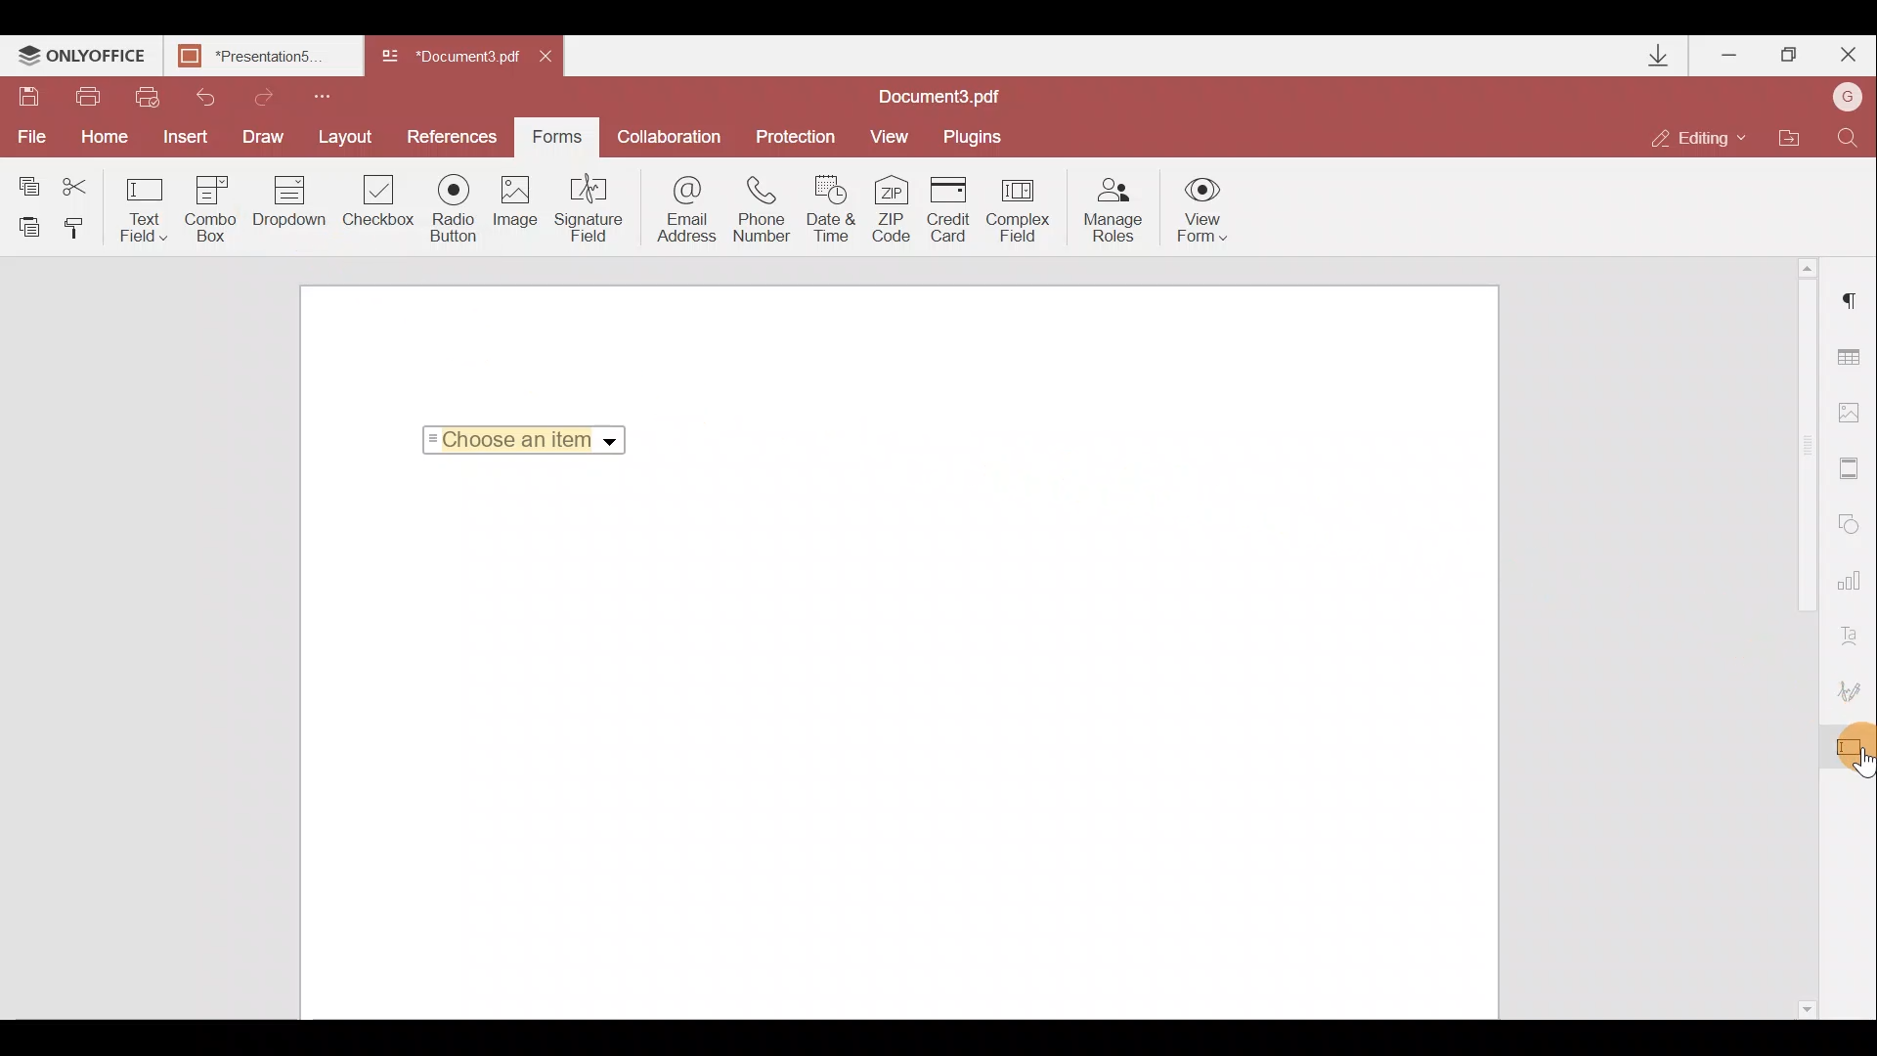 Image resolution: width=1877 pixels, height=1056 pixels. I want to click on Maximize, so click(1788, 58).